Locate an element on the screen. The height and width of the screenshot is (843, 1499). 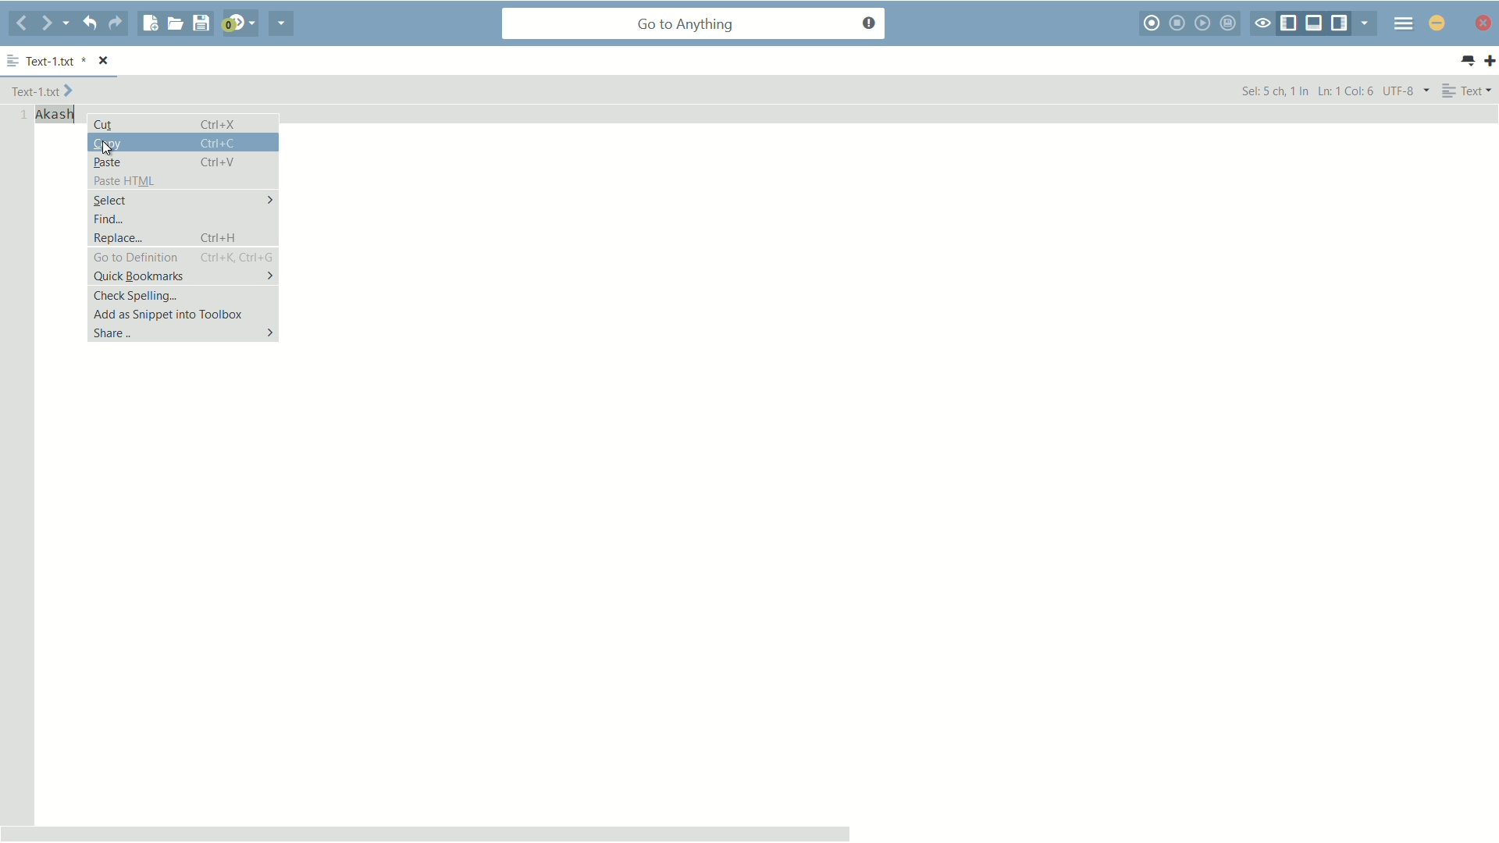
Sel: 5ch, 1 line Line: 1 Column: 6 is located at coordinates (1306, 90).